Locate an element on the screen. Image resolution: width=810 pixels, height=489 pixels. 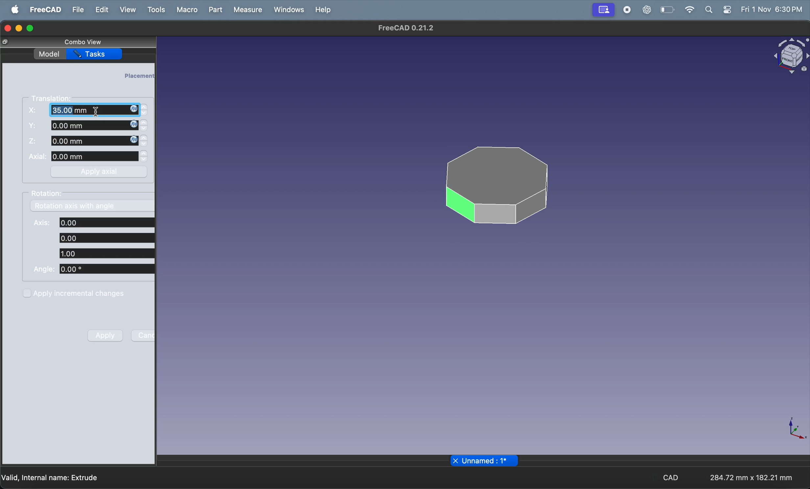
up is located at coordinates (145, 138).